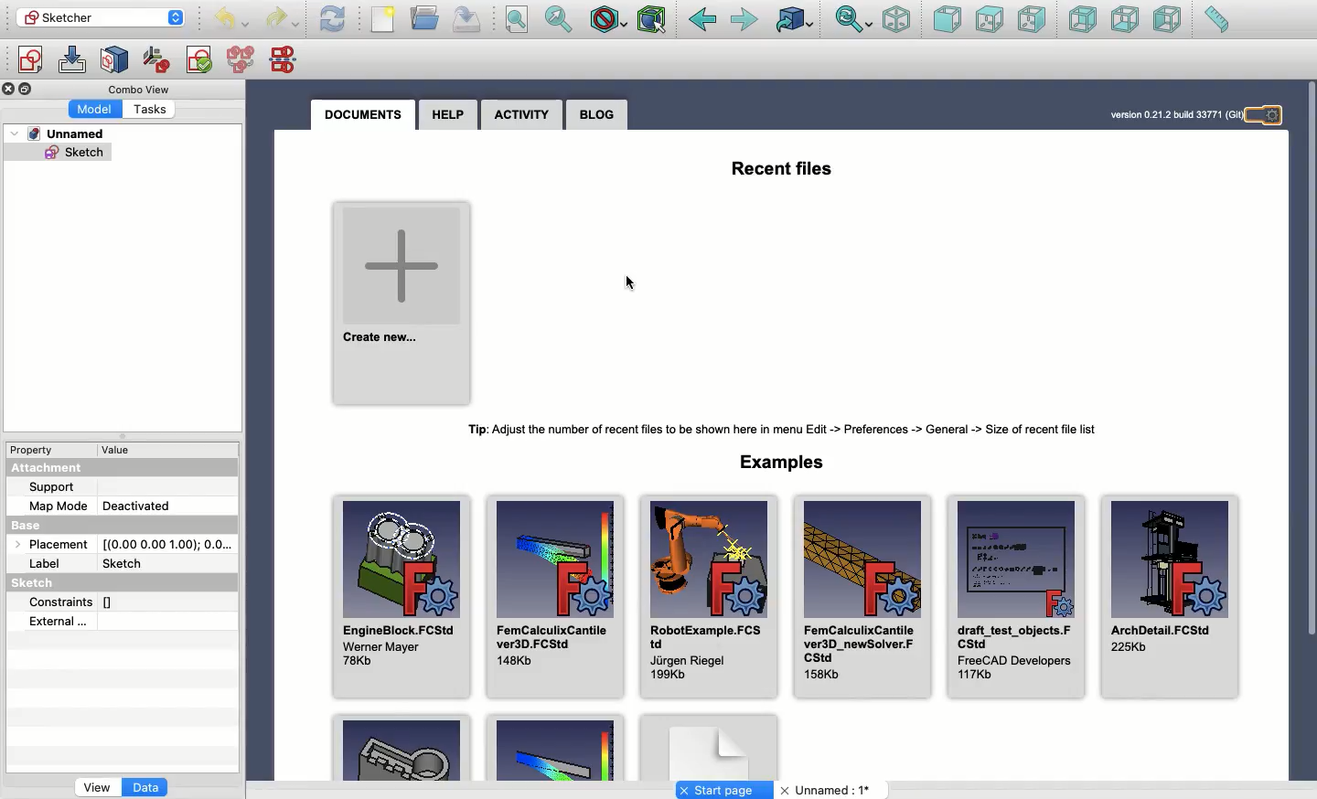 The width and height of the screenshot is (1317, 799). I want to click on Reorient , so click(156, 59).